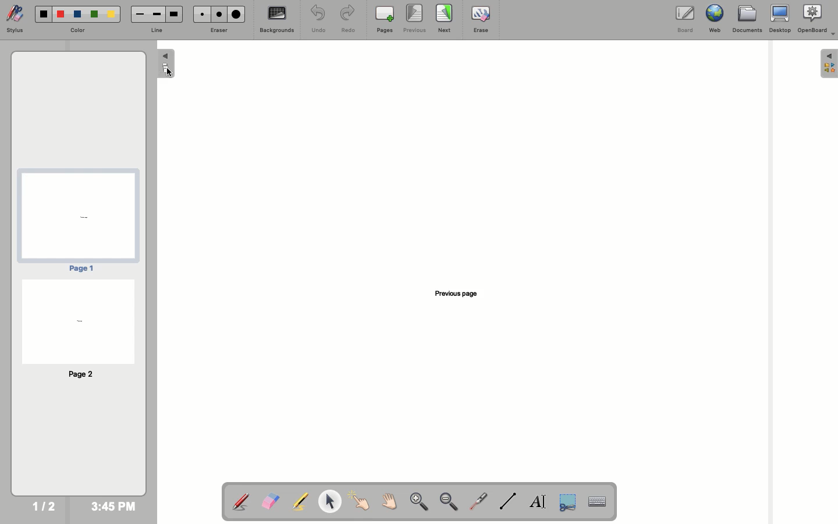 This screenshot has width=838, height=524. What do you see at coordinates (44, 15) in the screenshot?
I see `Color 1` at bounding box center [44, 15].